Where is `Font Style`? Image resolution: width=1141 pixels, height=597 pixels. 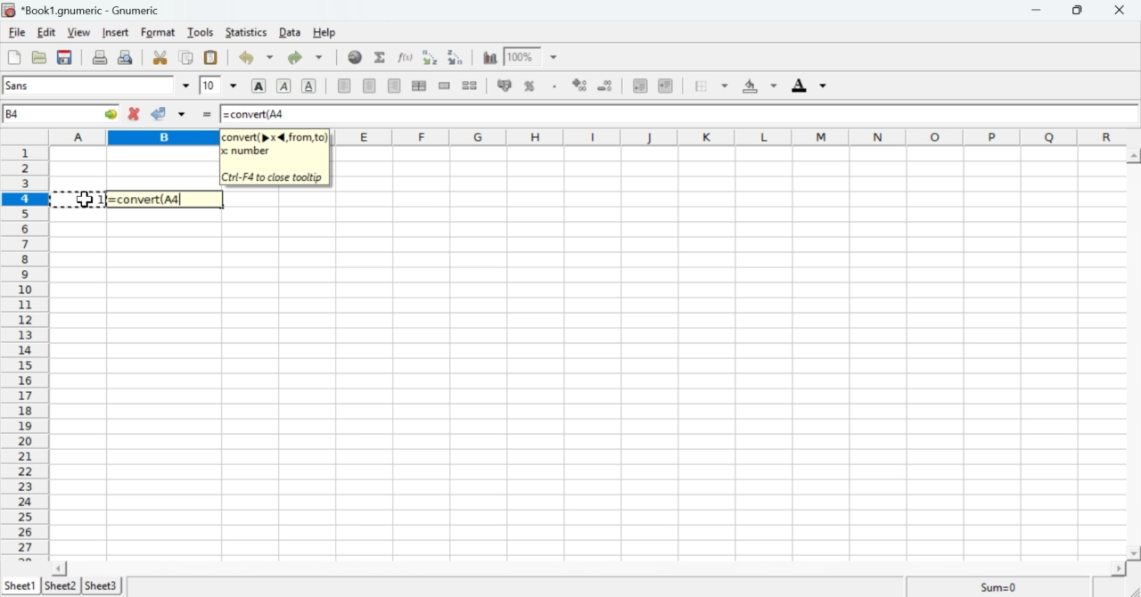 Font Style is located at coordinates (99, 86).